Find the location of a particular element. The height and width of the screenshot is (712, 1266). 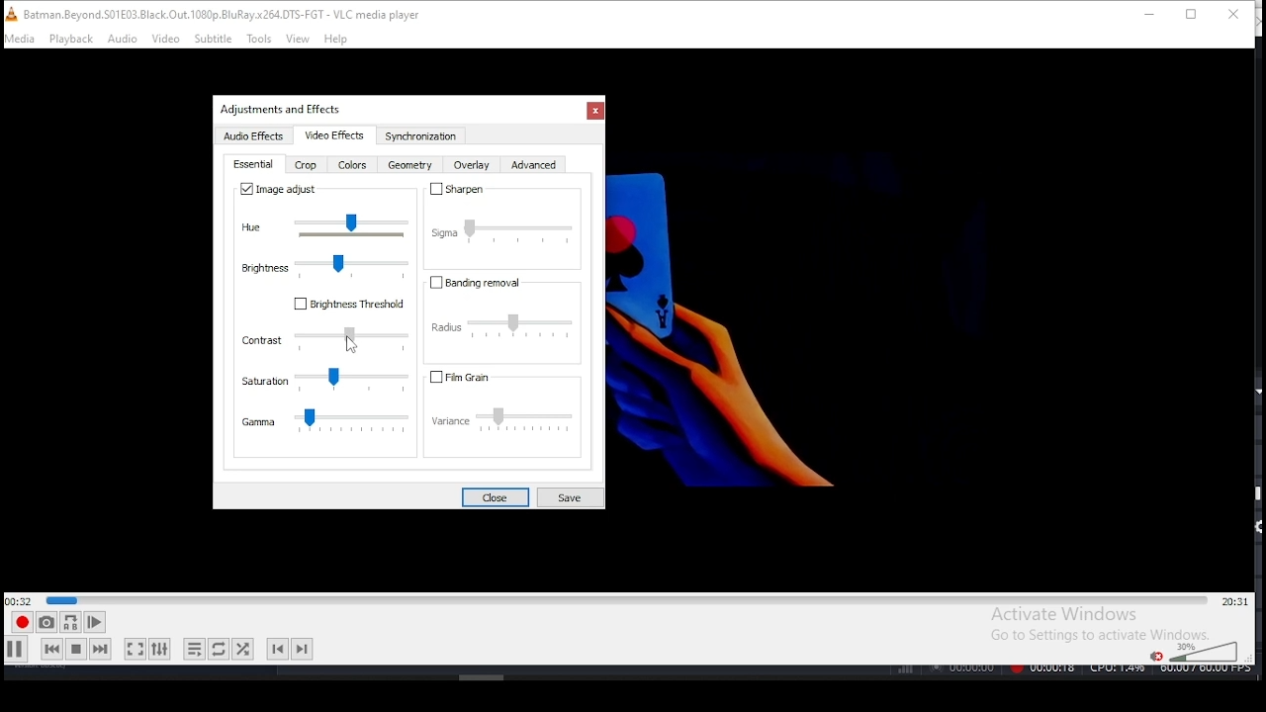

elapsed time is located at coordinates (20, 600).